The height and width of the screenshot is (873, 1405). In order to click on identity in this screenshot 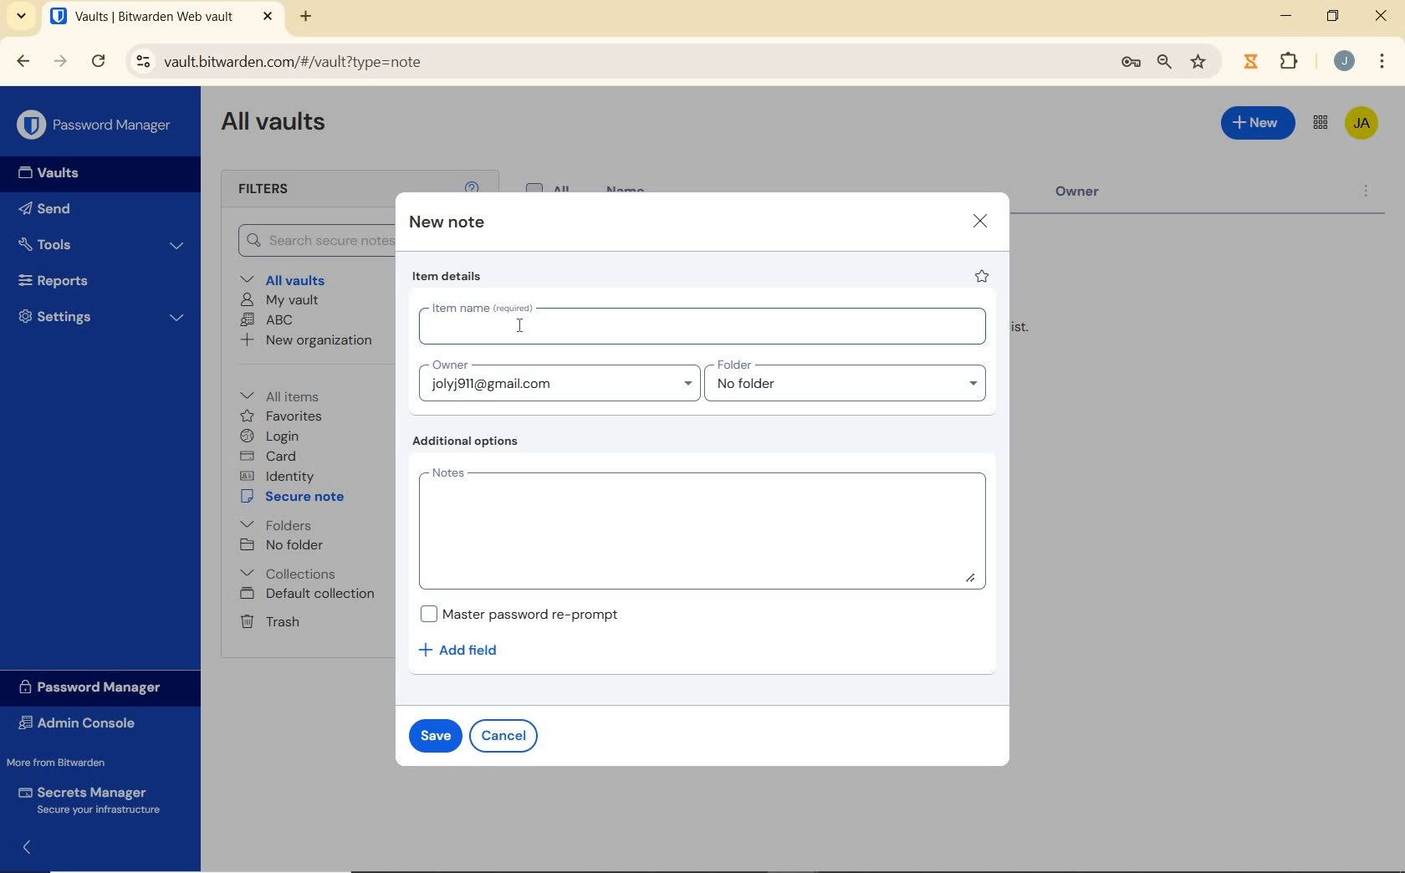, I will do `click(277, 475)`.